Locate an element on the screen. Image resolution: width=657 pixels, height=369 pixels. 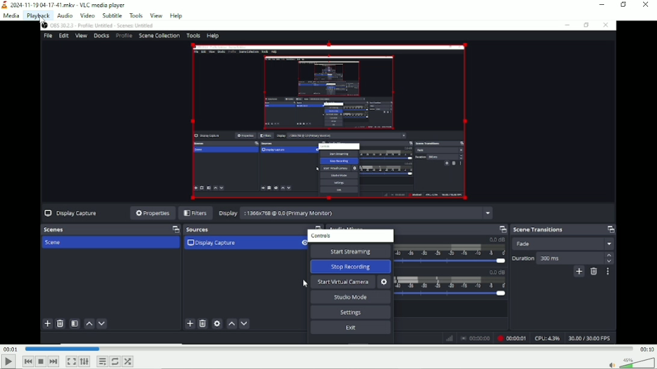
total duration is located at coordinates (646, 348).